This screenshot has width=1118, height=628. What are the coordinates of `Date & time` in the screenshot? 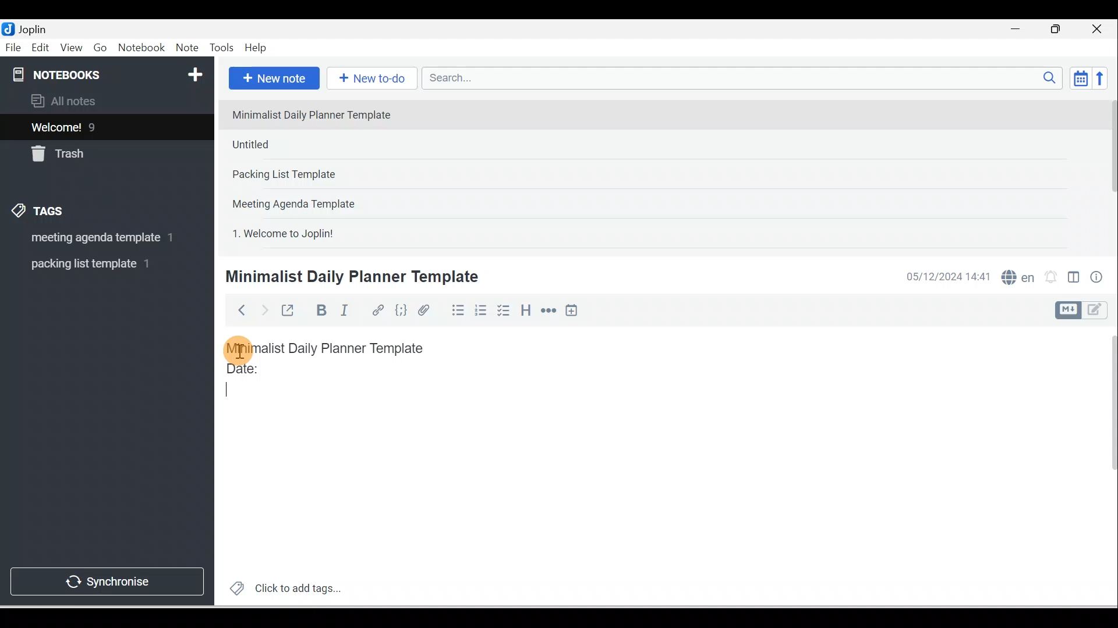 It's located at (946, 277).